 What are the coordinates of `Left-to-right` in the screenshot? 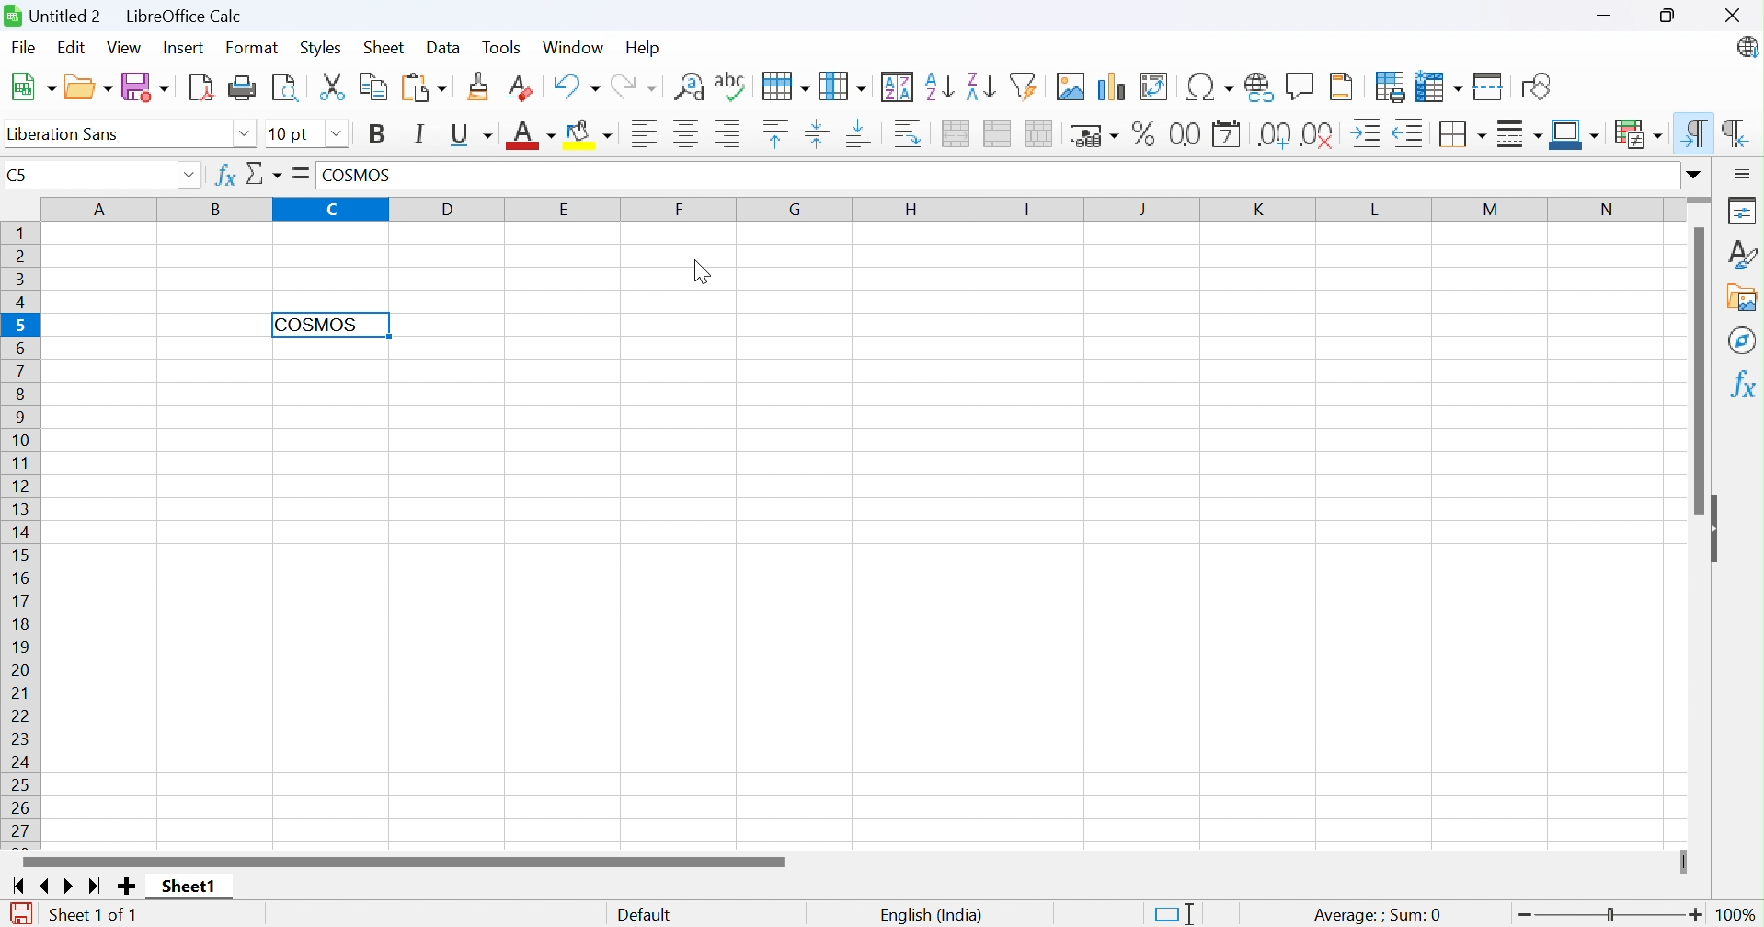 It's located at (1697, 133).